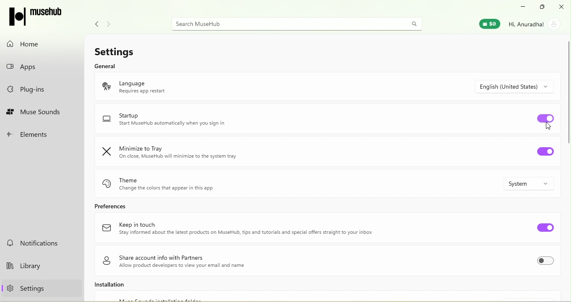 The height and width of the screenshot is (302, 571). Describe the element at coordinates (155, 85) in the screenshot. I see `Language` at that location.